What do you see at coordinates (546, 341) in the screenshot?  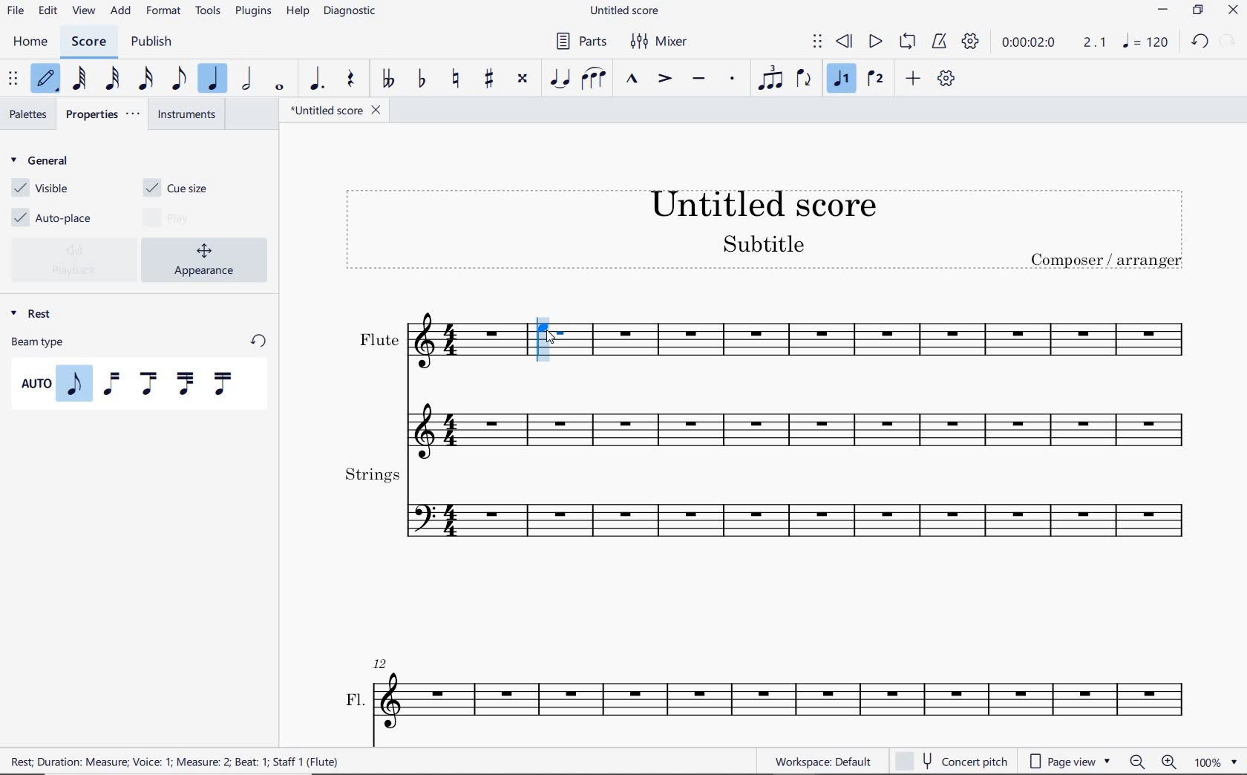 I see `CUE NOTE: QUARTER` at bounding box center [546, 341].